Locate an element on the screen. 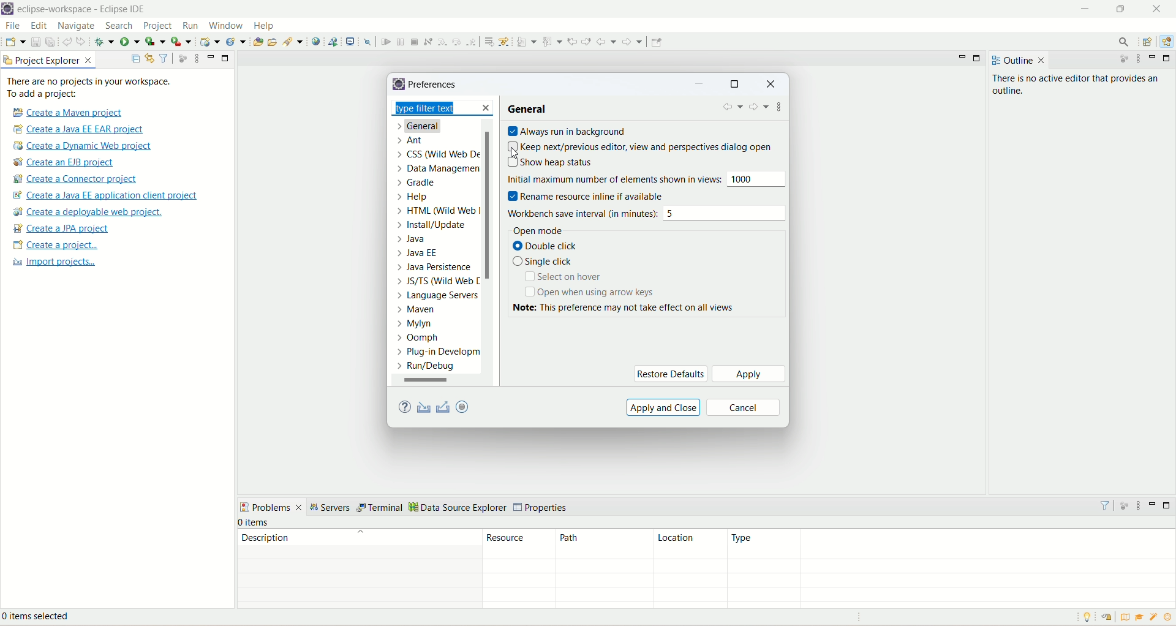  create a connector project is located at coordinates (77, 179).